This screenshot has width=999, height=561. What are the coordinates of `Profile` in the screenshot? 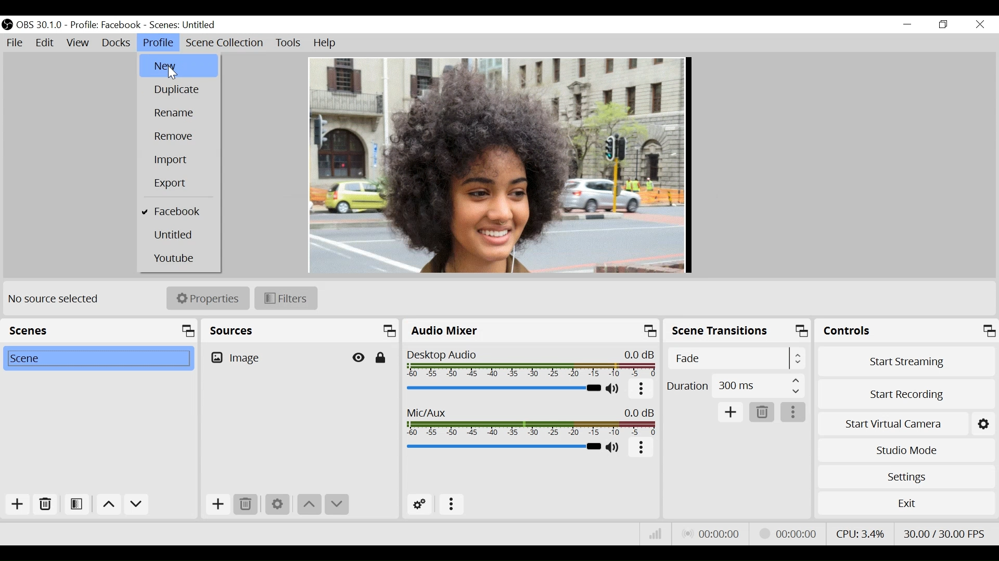 It's located at (158, 42).